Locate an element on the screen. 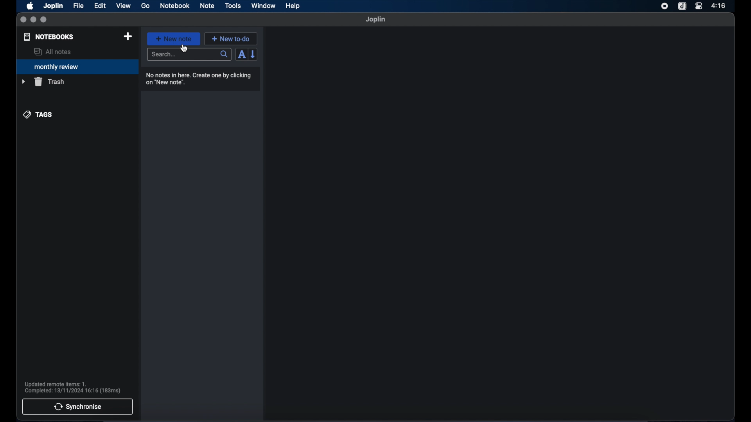  note is located at coordinates (207, 5).